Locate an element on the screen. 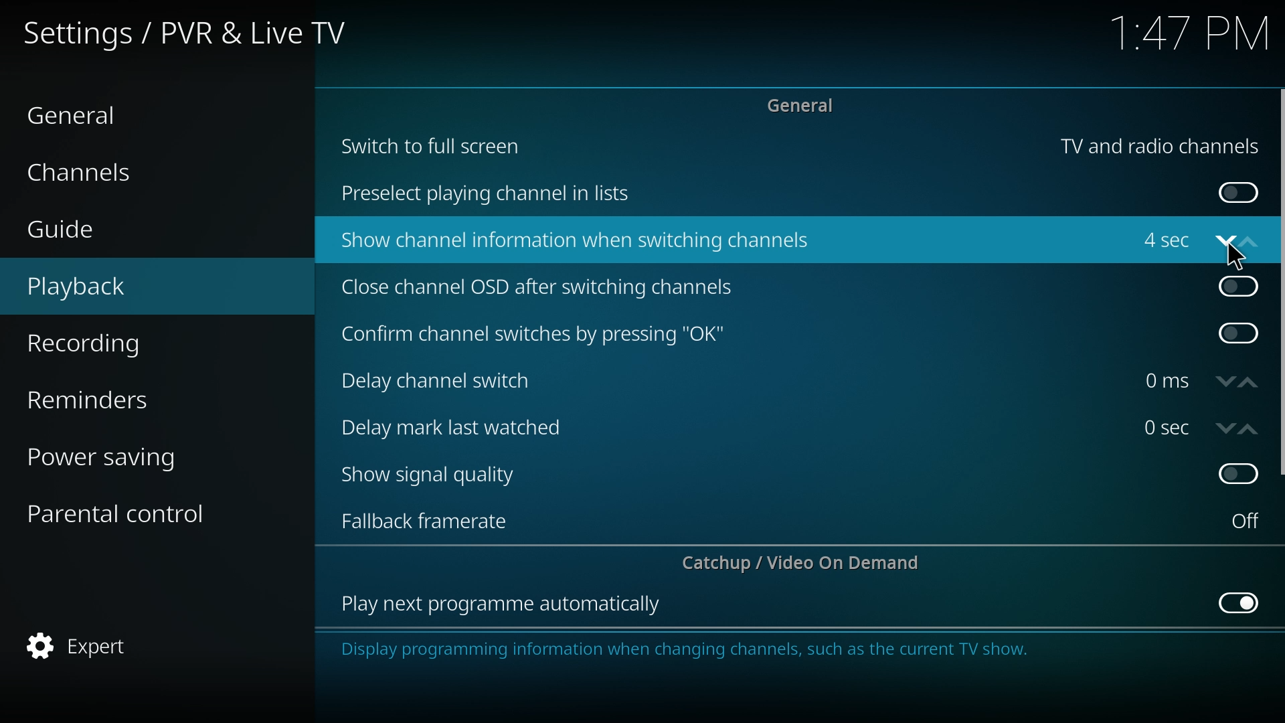  parental control is located at coordinates (128, 512).